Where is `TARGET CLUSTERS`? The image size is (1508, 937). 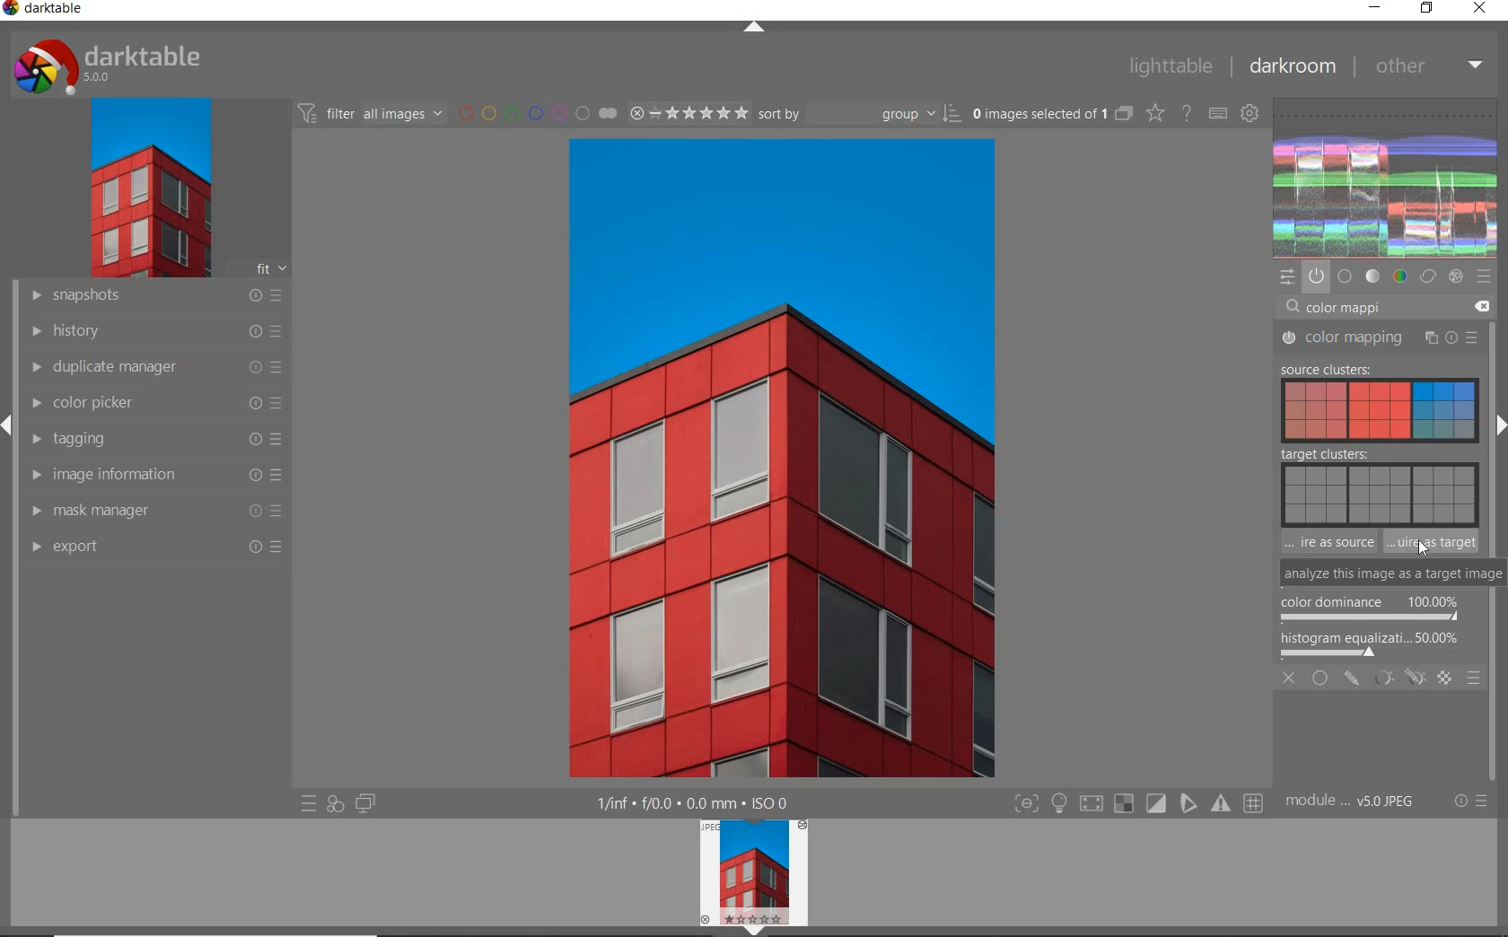
TARGET CLUSTERS is located at coordinates (1375, 485).